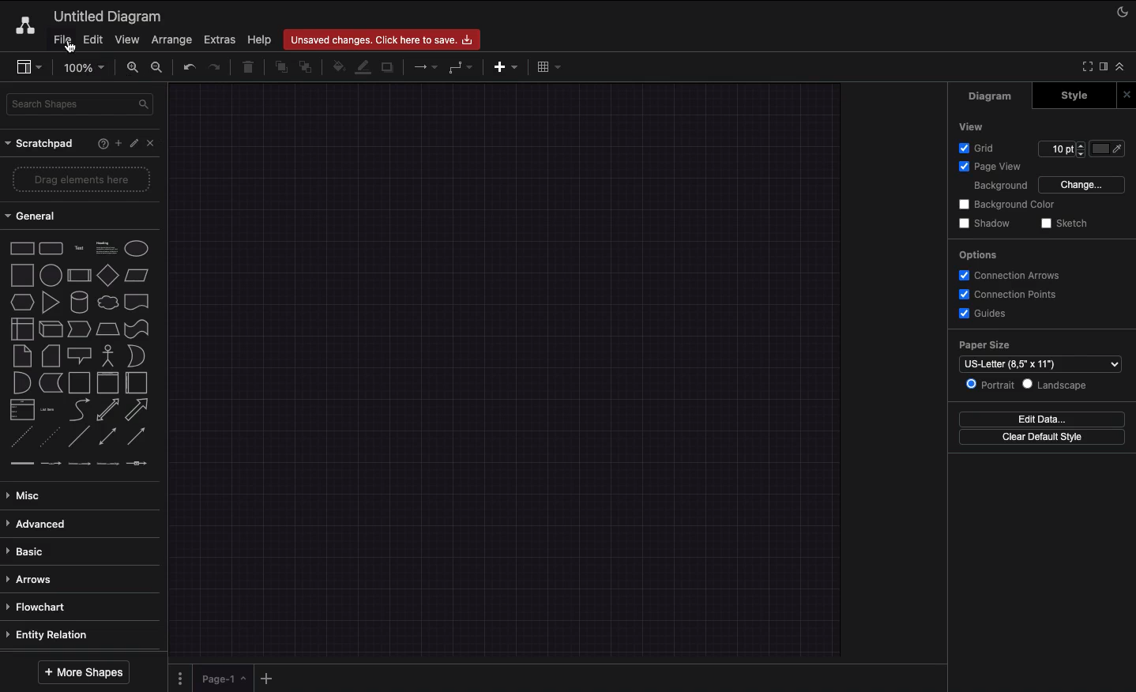 Image resolution: width=1136 pixels, height=692 pixels. What do you see at coordinates (277, 69) in the screenshot?
I see `To front` at bounding box center [277, 69].